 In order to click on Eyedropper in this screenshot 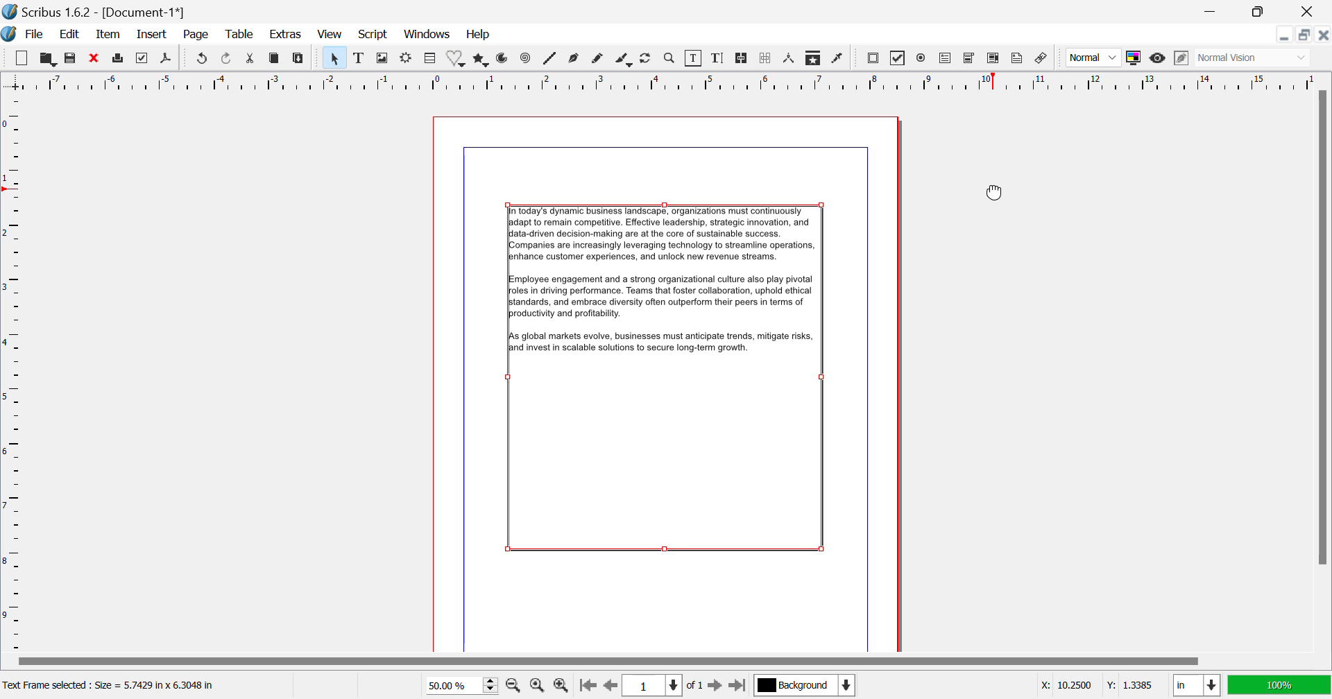, I will do `click(839, 60)`.